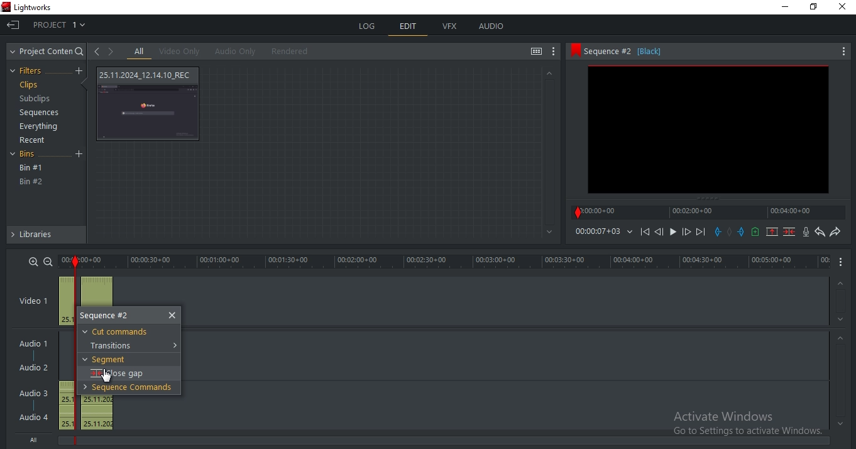 The width and height of the screenshot is (856, 449). Describe the element at coordinates (673, 231) in the screenshot. I see `Play` at that location.